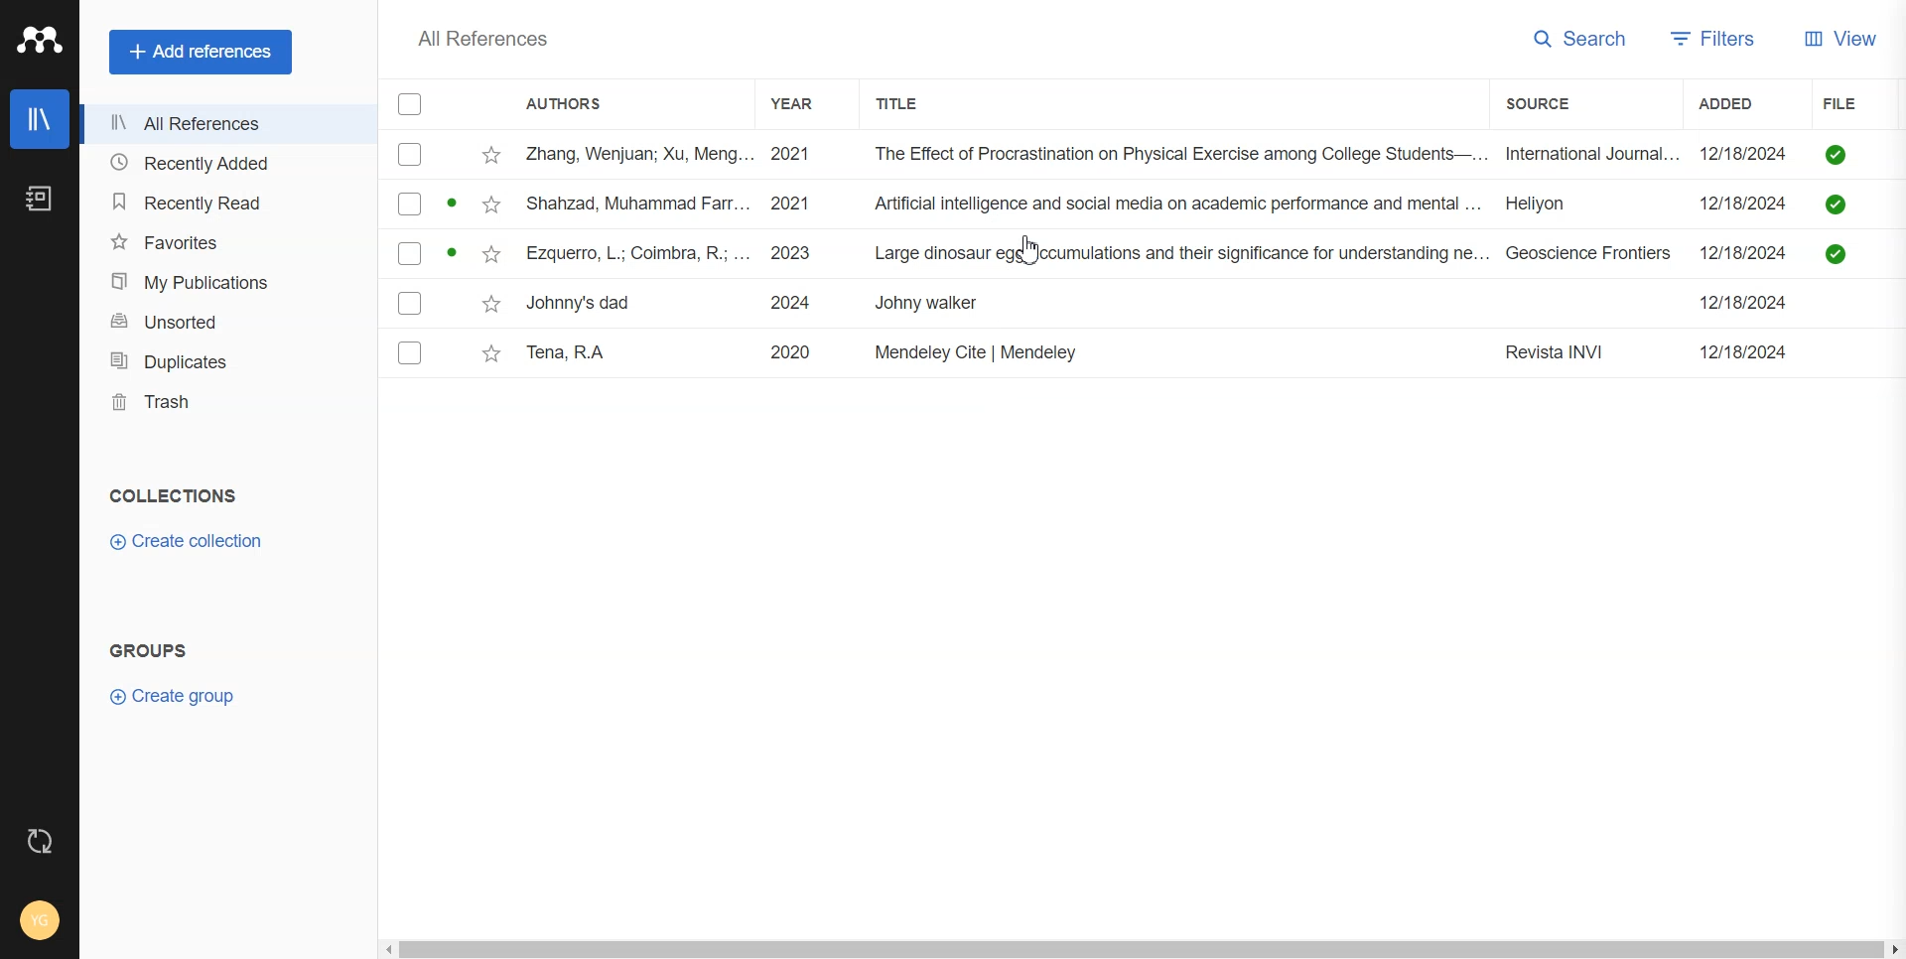 Image resolution: width=1906 pixels, height=959 pixels. Describe the element at coordinates (412, 104) in the screenshot. I see `Checkbox` at that location.